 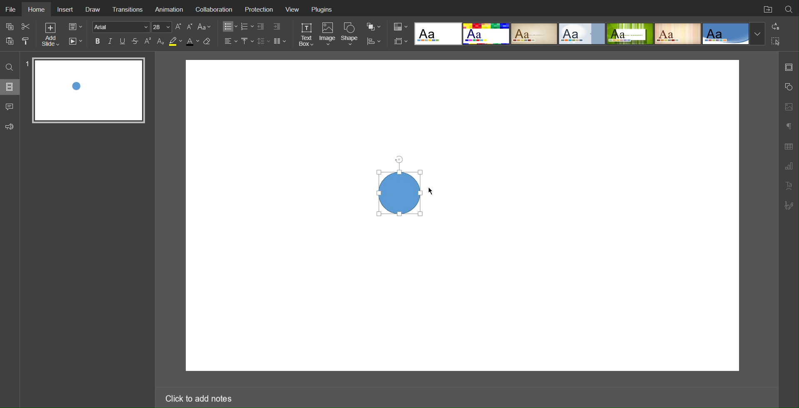 I want to click on View, so click(x=293, y=10).